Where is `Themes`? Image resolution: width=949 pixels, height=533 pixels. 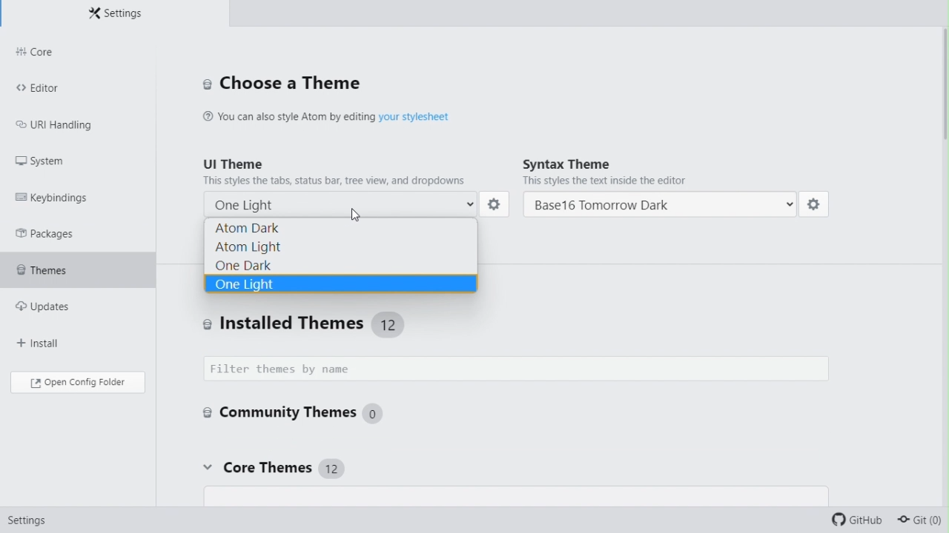
Themes is located at coordinates (78, 266).